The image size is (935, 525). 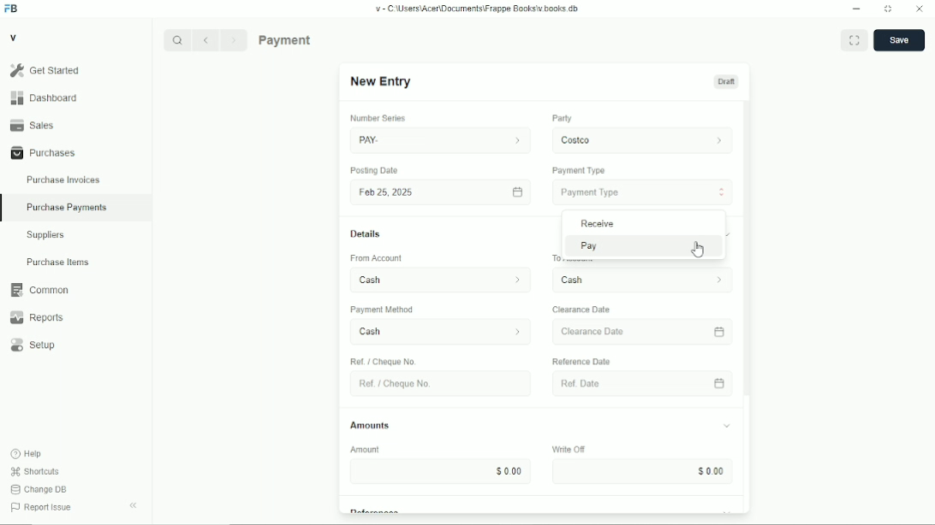 What do you see at coordinates (579, 170) in the screenshot?
I see `Payment Type` at bounding box center [579, 170].